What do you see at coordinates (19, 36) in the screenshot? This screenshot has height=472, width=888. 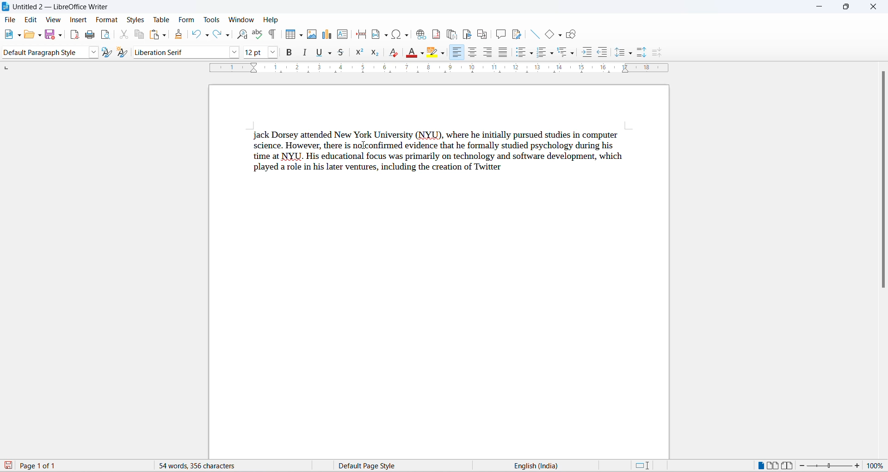 I see `new file options` at bounding box center [19, 36].